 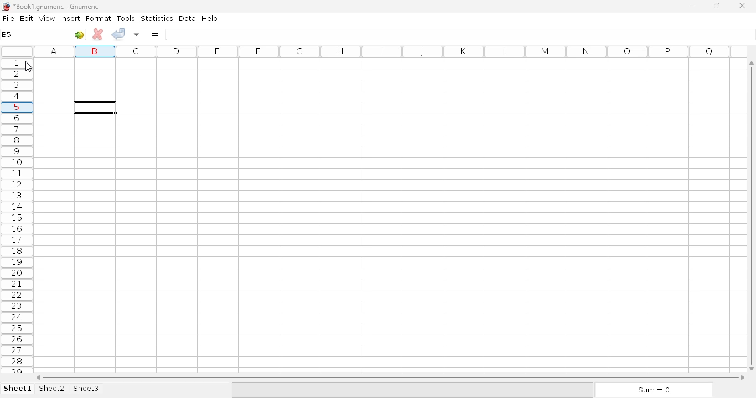 What do you see at coordinates (28, 67) in the screenshot?
I see `cursor` at bounding box center [28, 67].